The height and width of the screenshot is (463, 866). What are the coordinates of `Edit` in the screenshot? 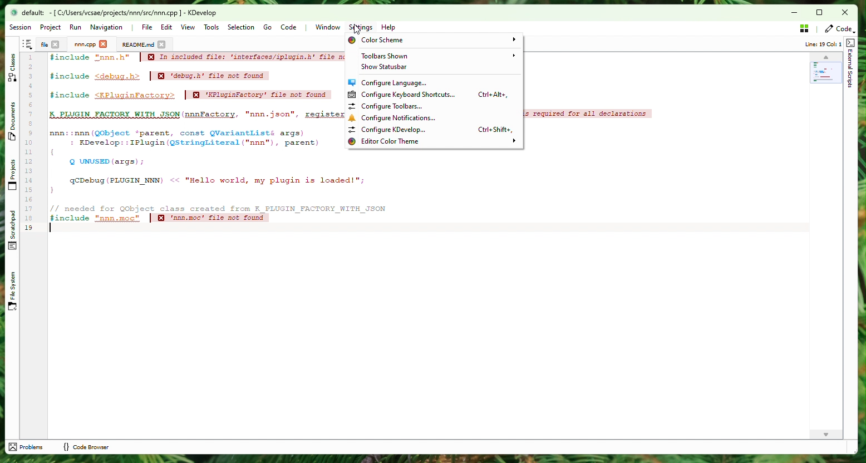 It's located at (166, 28).